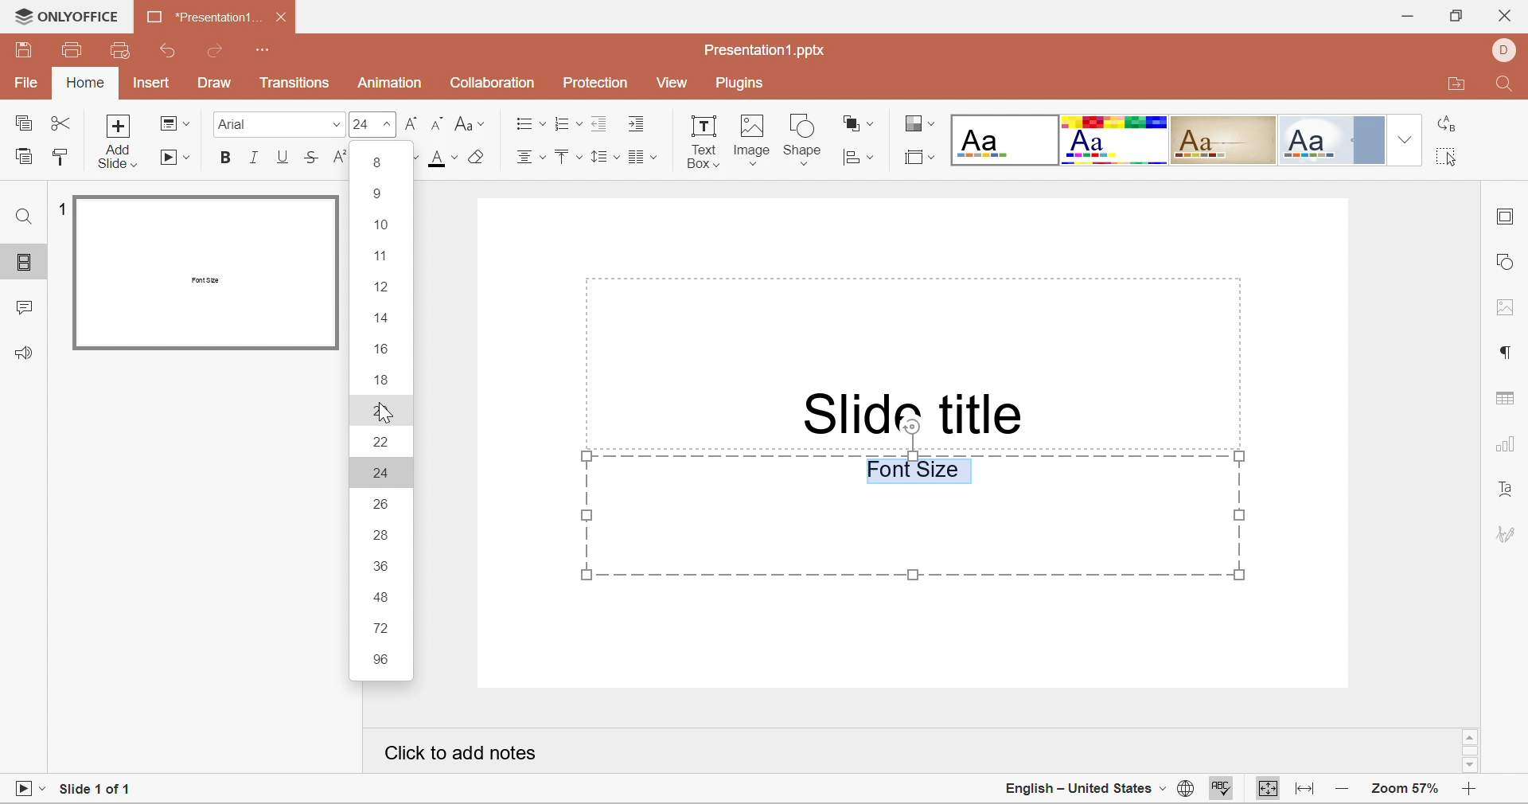  Describe the element at coordinates (216, 84) in the screenshot. I see `Draw` at that location.